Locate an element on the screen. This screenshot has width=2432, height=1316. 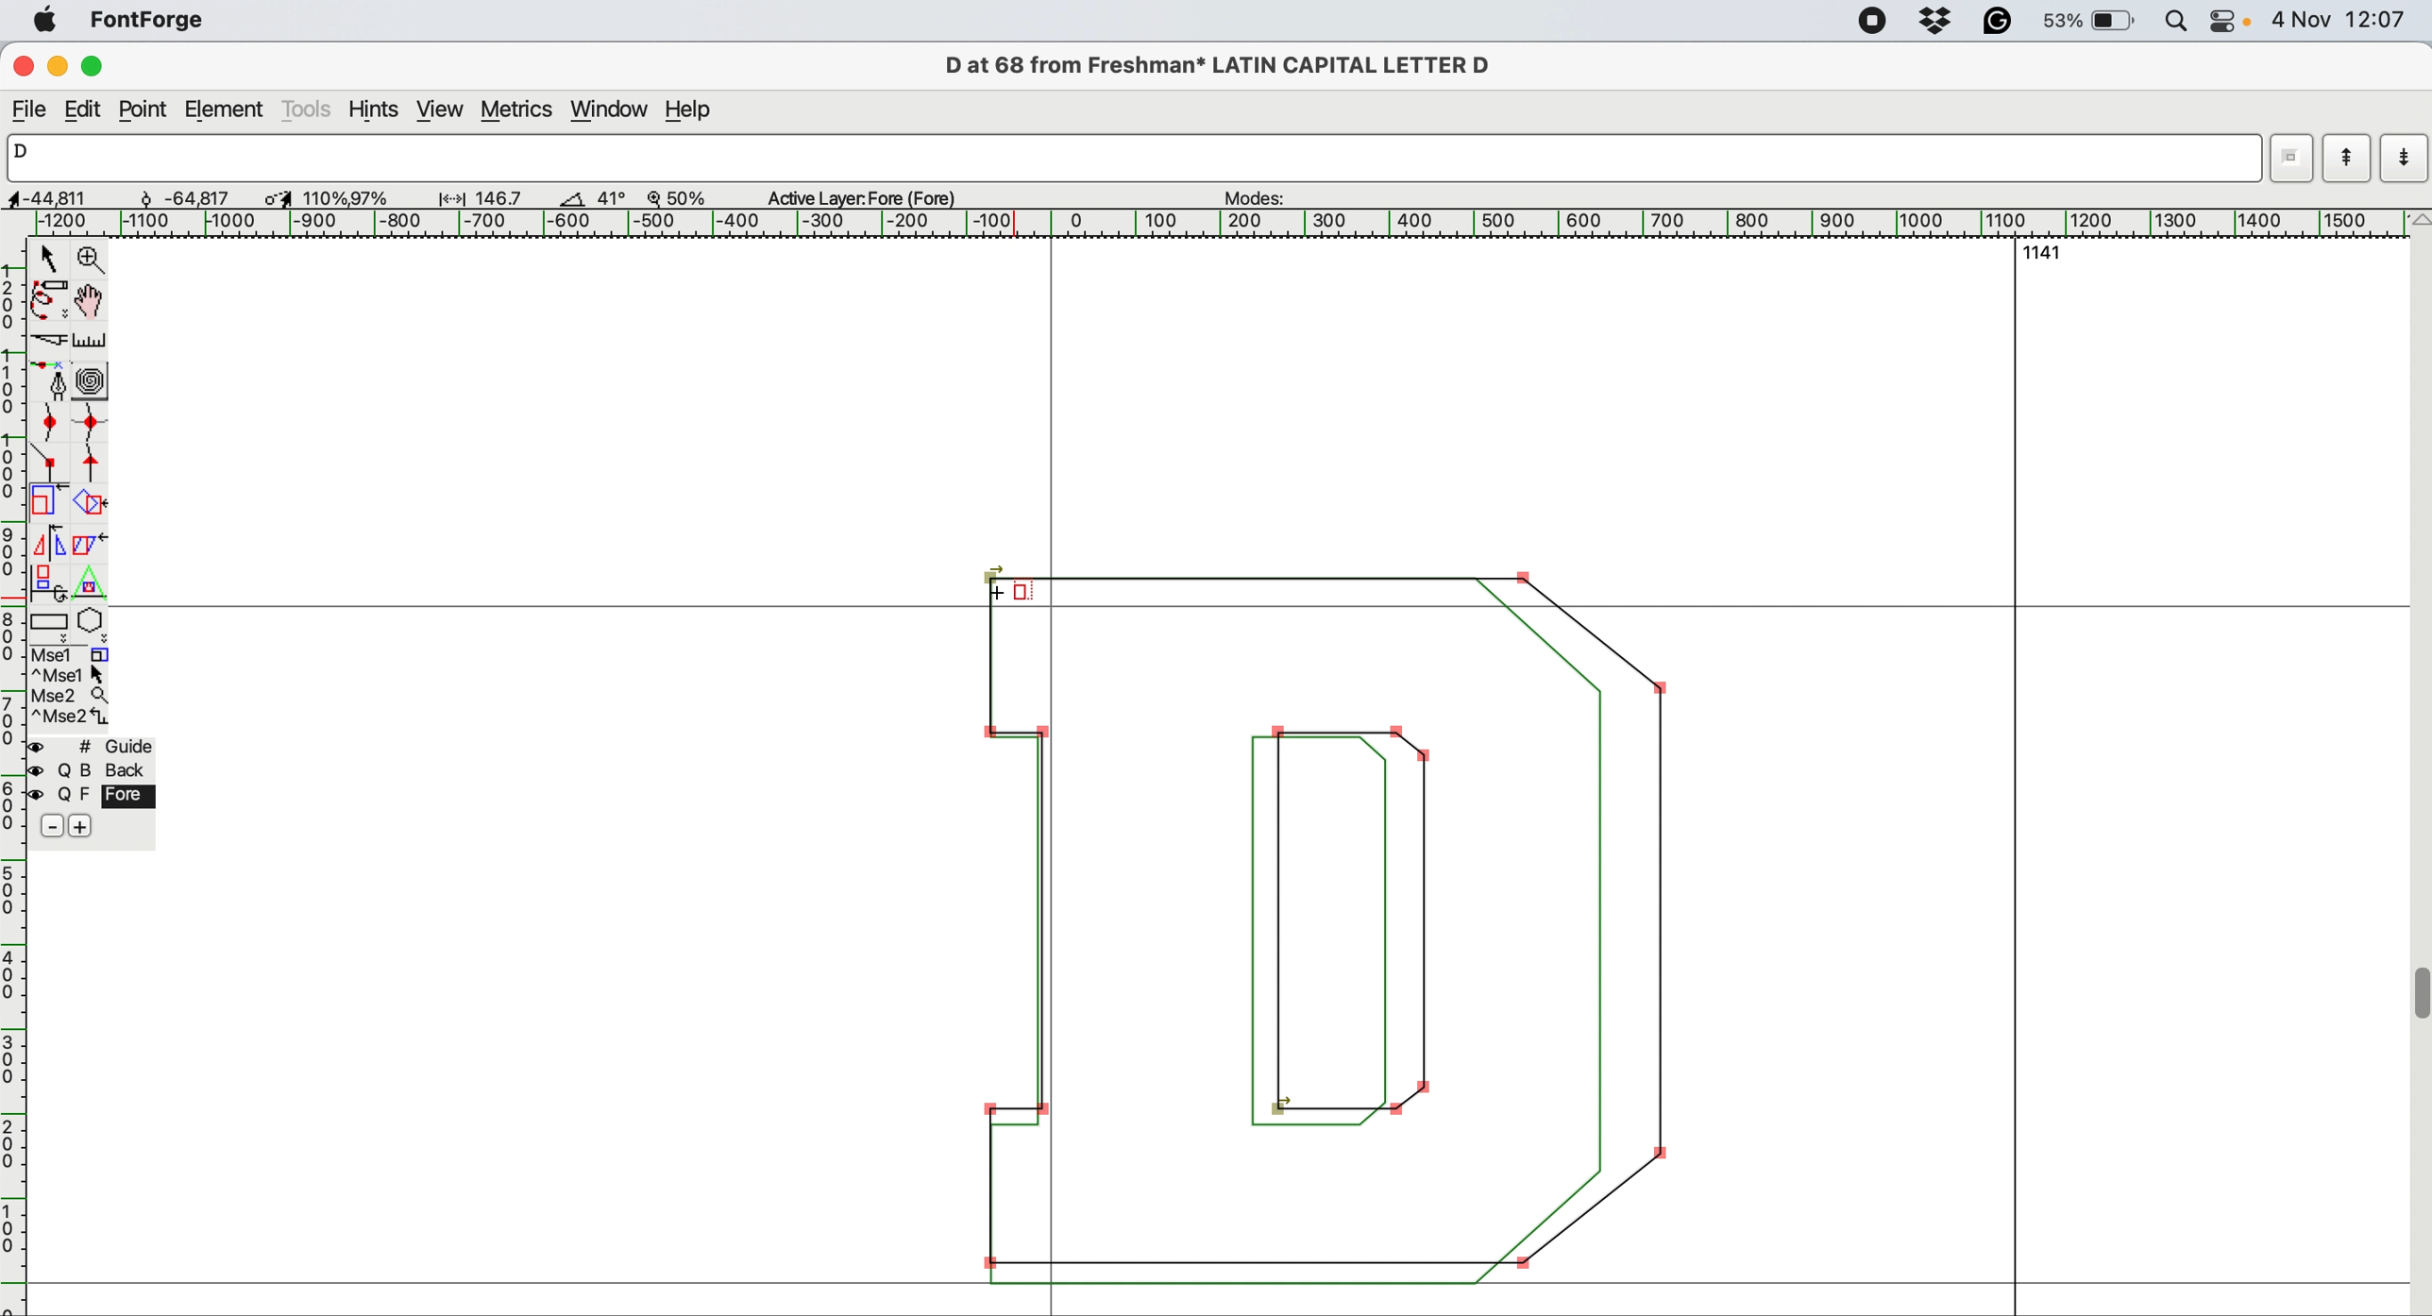
perform a perspective transformation on the selection is located at coordinates (88, 583).